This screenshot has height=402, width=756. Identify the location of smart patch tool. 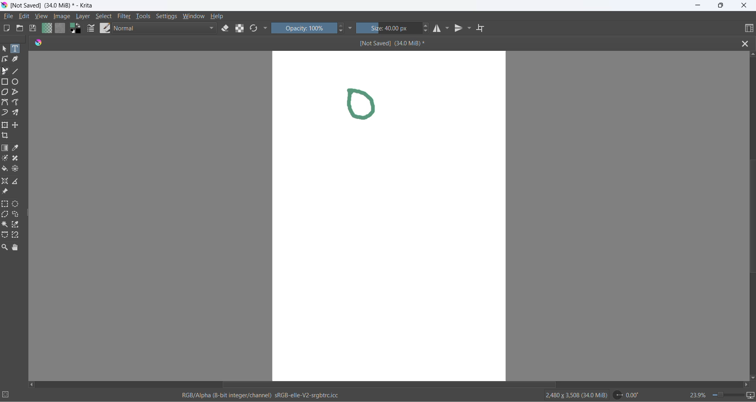
(18, 159).